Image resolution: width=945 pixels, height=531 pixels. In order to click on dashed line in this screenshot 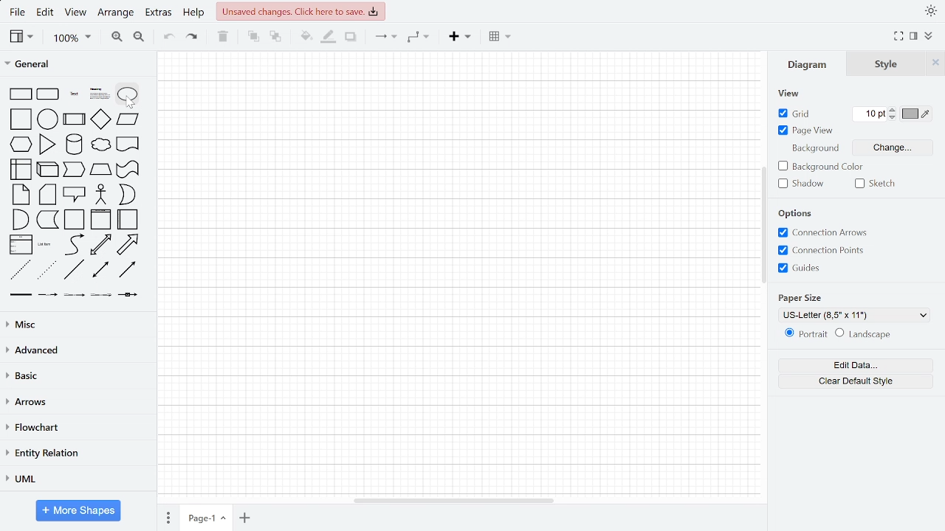, I will do `click(19, 269)`.